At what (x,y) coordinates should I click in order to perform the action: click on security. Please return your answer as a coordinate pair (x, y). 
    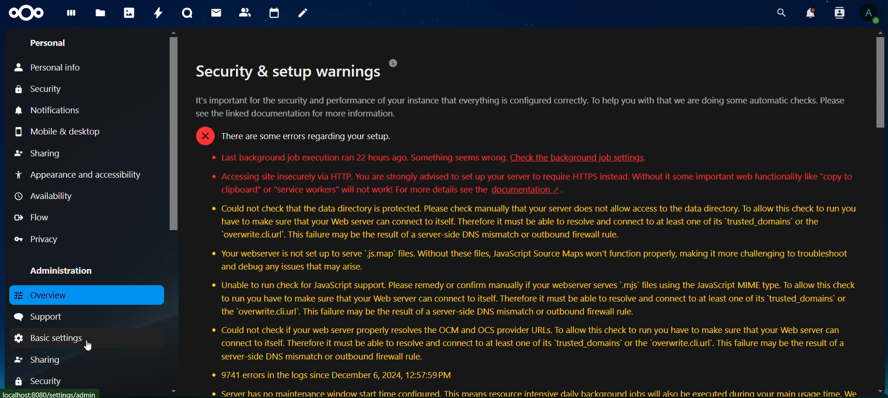
    Looking at the image, I should click on (44, 90).